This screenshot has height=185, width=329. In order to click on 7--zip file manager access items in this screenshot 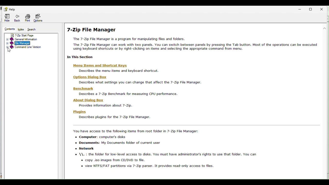, I will do `click(196, 150)`.